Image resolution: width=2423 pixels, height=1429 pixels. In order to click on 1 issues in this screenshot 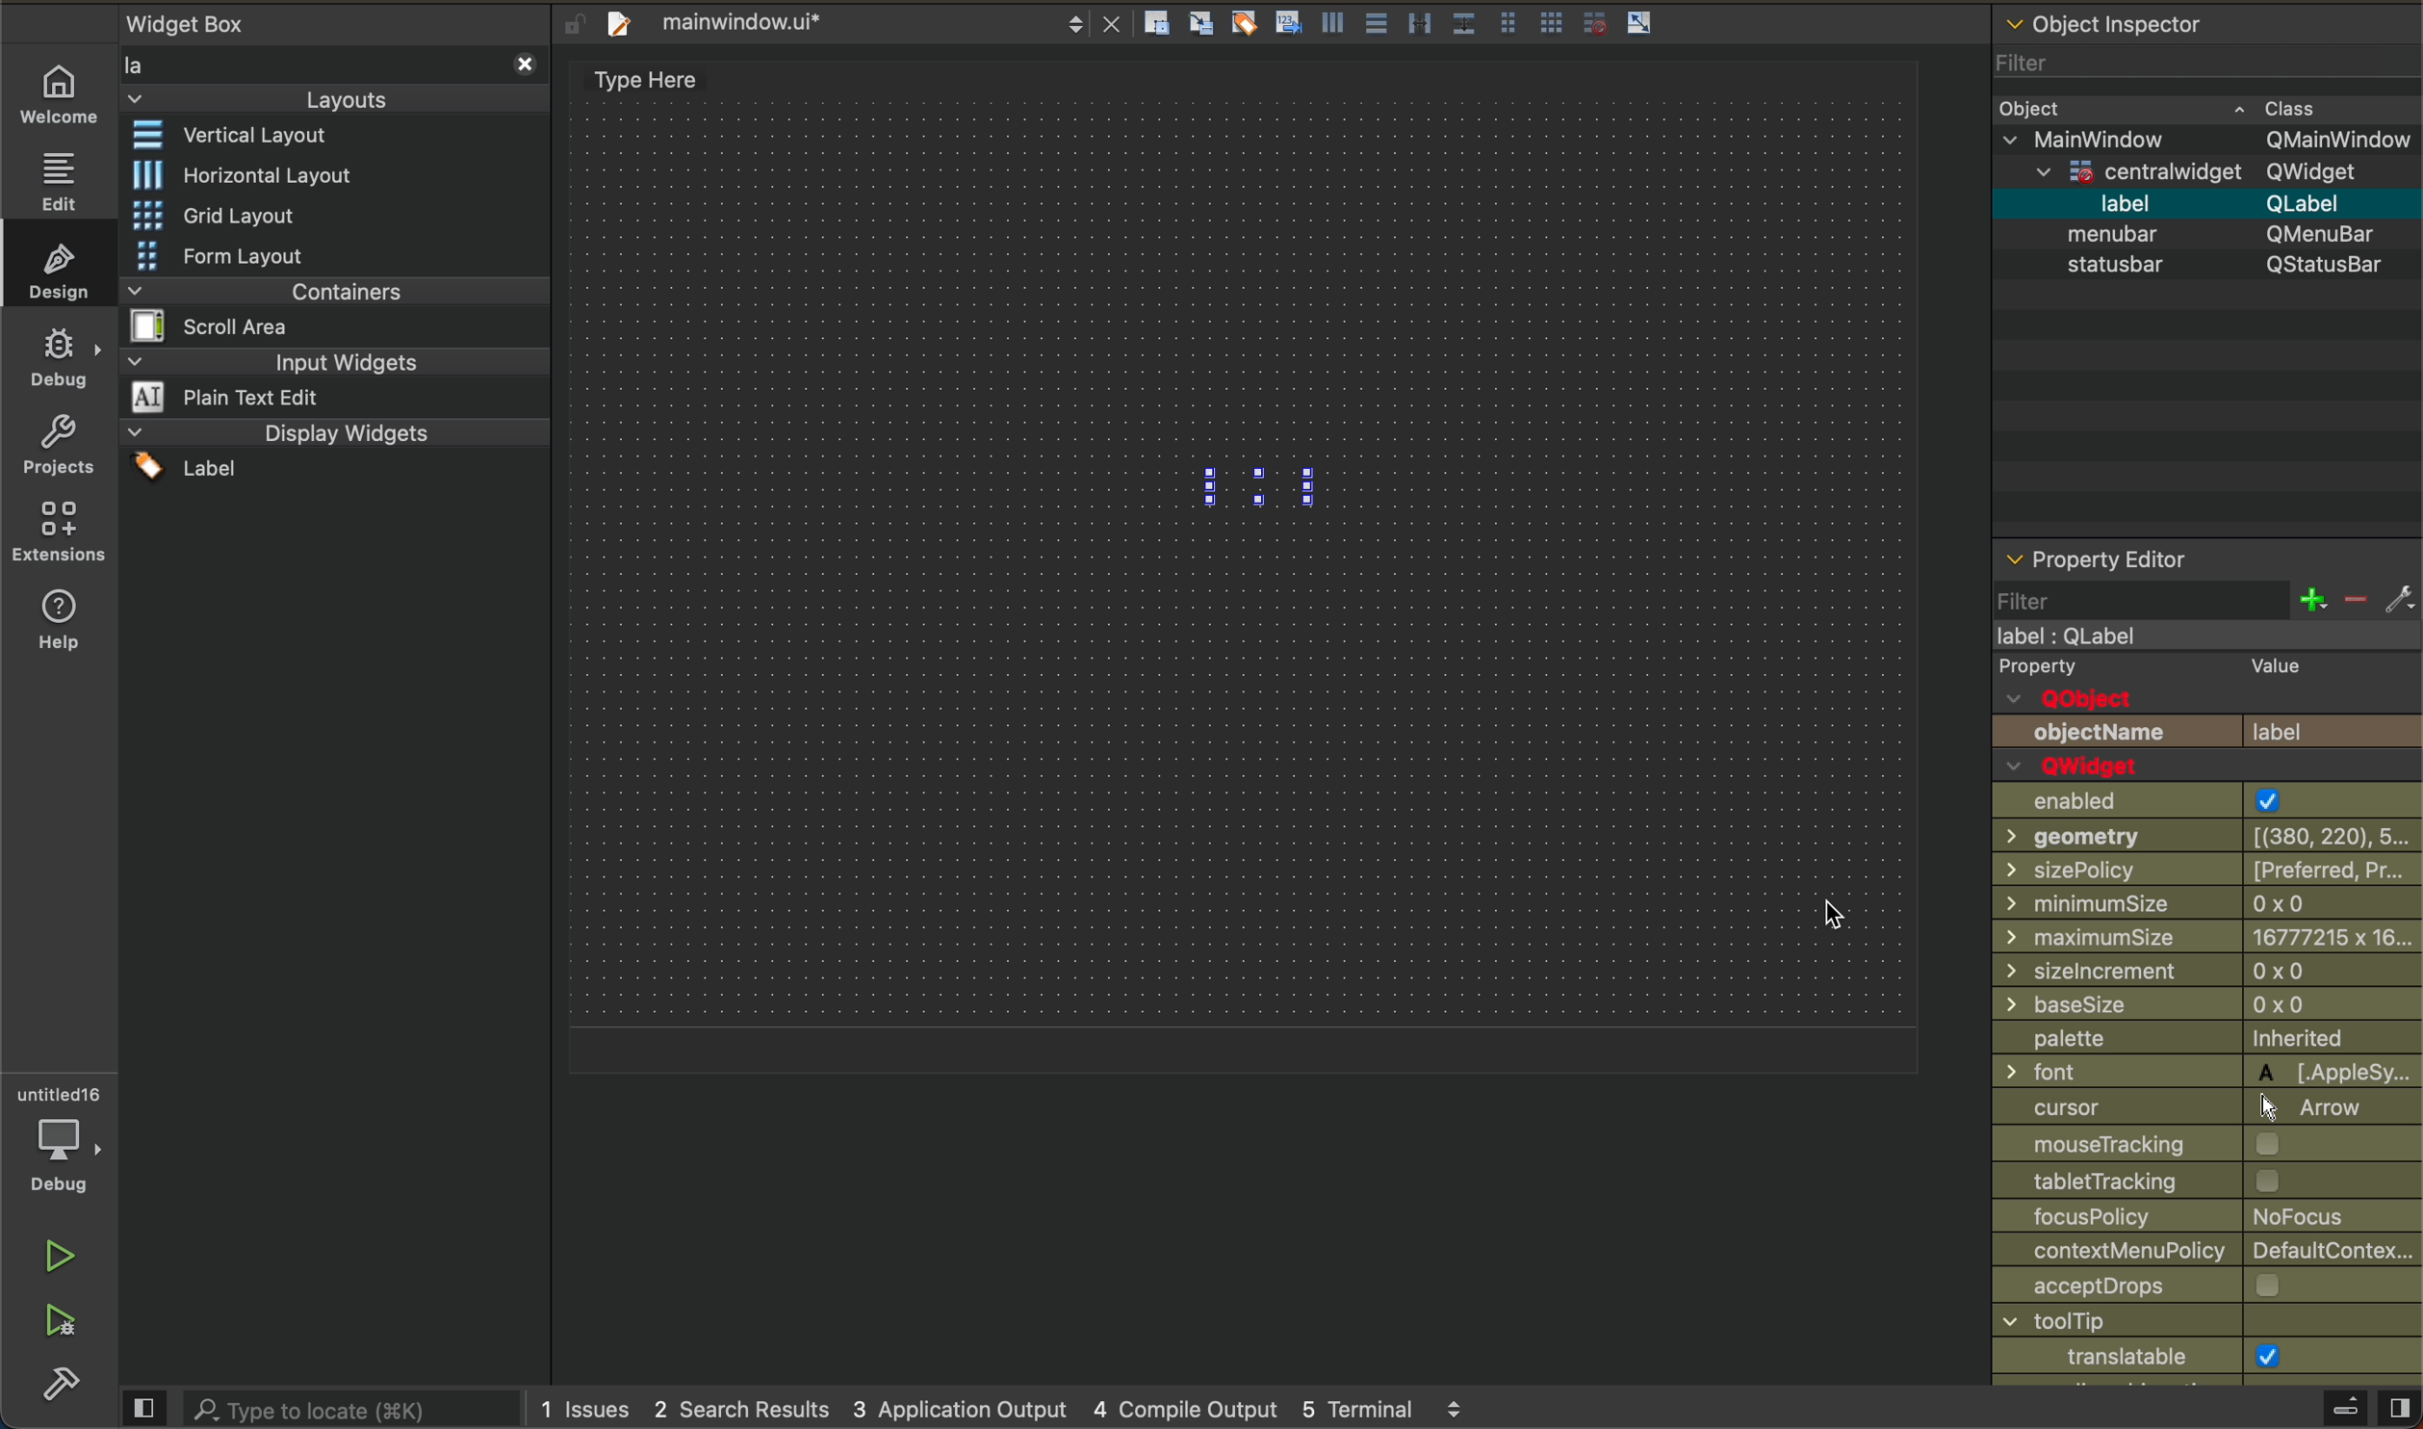, I will do `click(586, 1407)`.